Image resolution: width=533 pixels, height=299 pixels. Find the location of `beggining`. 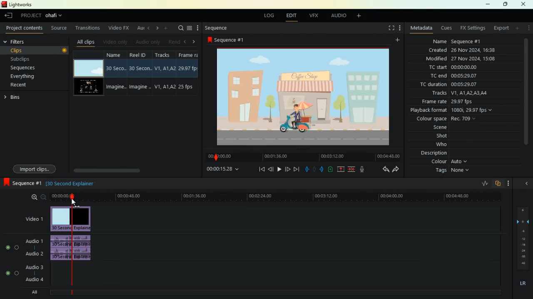

beggining is located at coordinates (258, 169).